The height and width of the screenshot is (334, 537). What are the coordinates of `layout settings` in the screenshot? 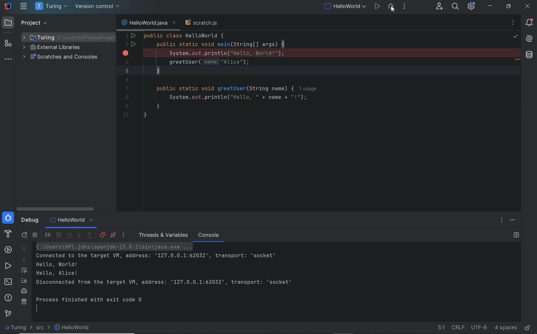 It's located at (517, 235).